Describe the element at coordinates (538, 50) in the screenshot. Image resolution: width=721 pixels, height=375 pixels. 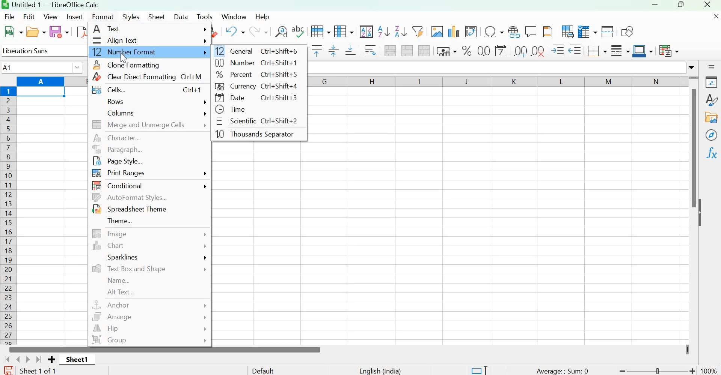
I see `Delete decimal point` at that location.